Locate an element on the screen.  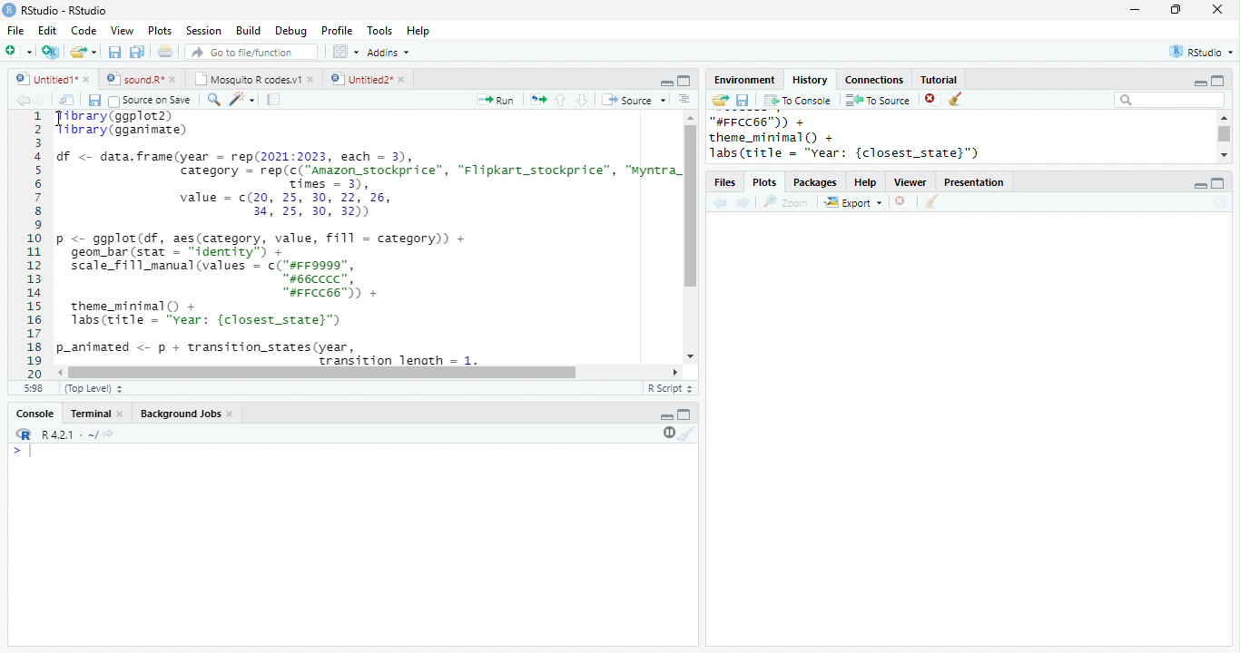
Mosquito R codes.v1 is located at coordinates (248, 79).